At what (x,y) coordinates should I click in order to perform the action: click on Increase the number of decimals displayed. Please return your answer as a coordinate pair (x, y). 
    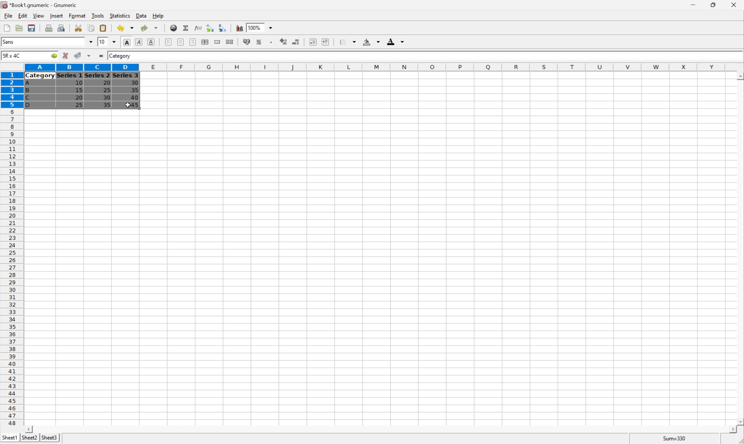
    Looking at the image, I should click on (284, 42).